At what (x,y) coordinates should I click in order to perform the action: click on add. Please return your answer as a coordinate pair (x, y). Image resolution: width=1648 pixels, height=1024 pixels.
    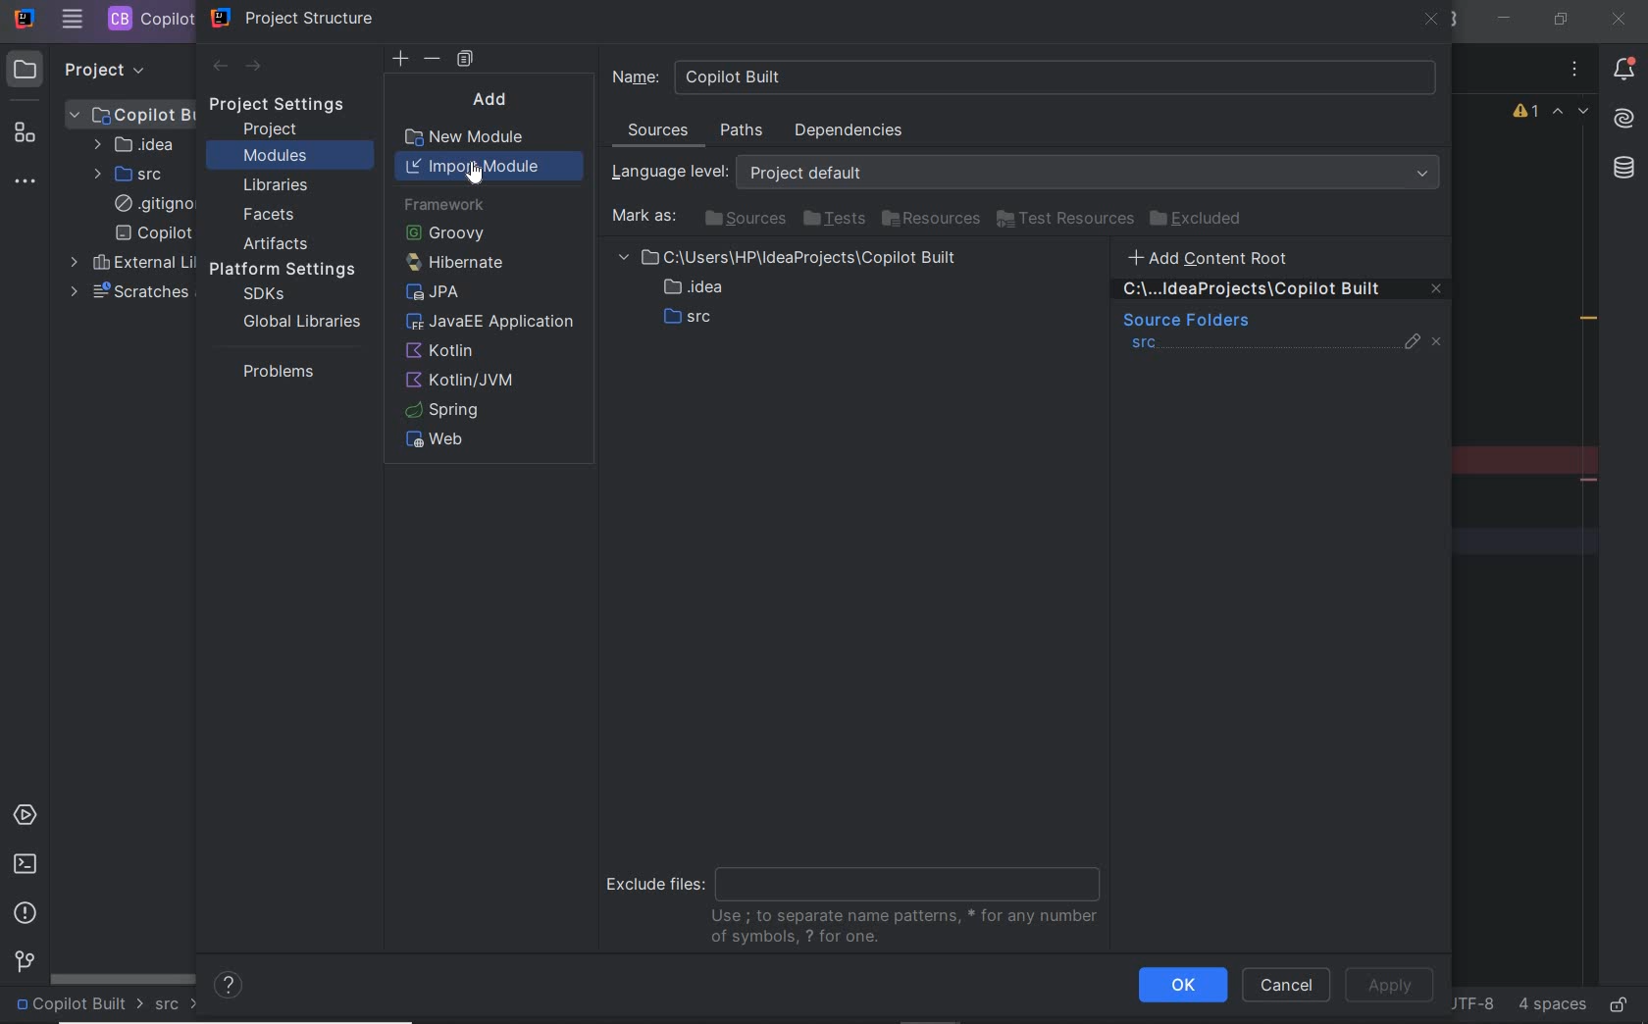
    Looking at the image, I should click on (496, 99).